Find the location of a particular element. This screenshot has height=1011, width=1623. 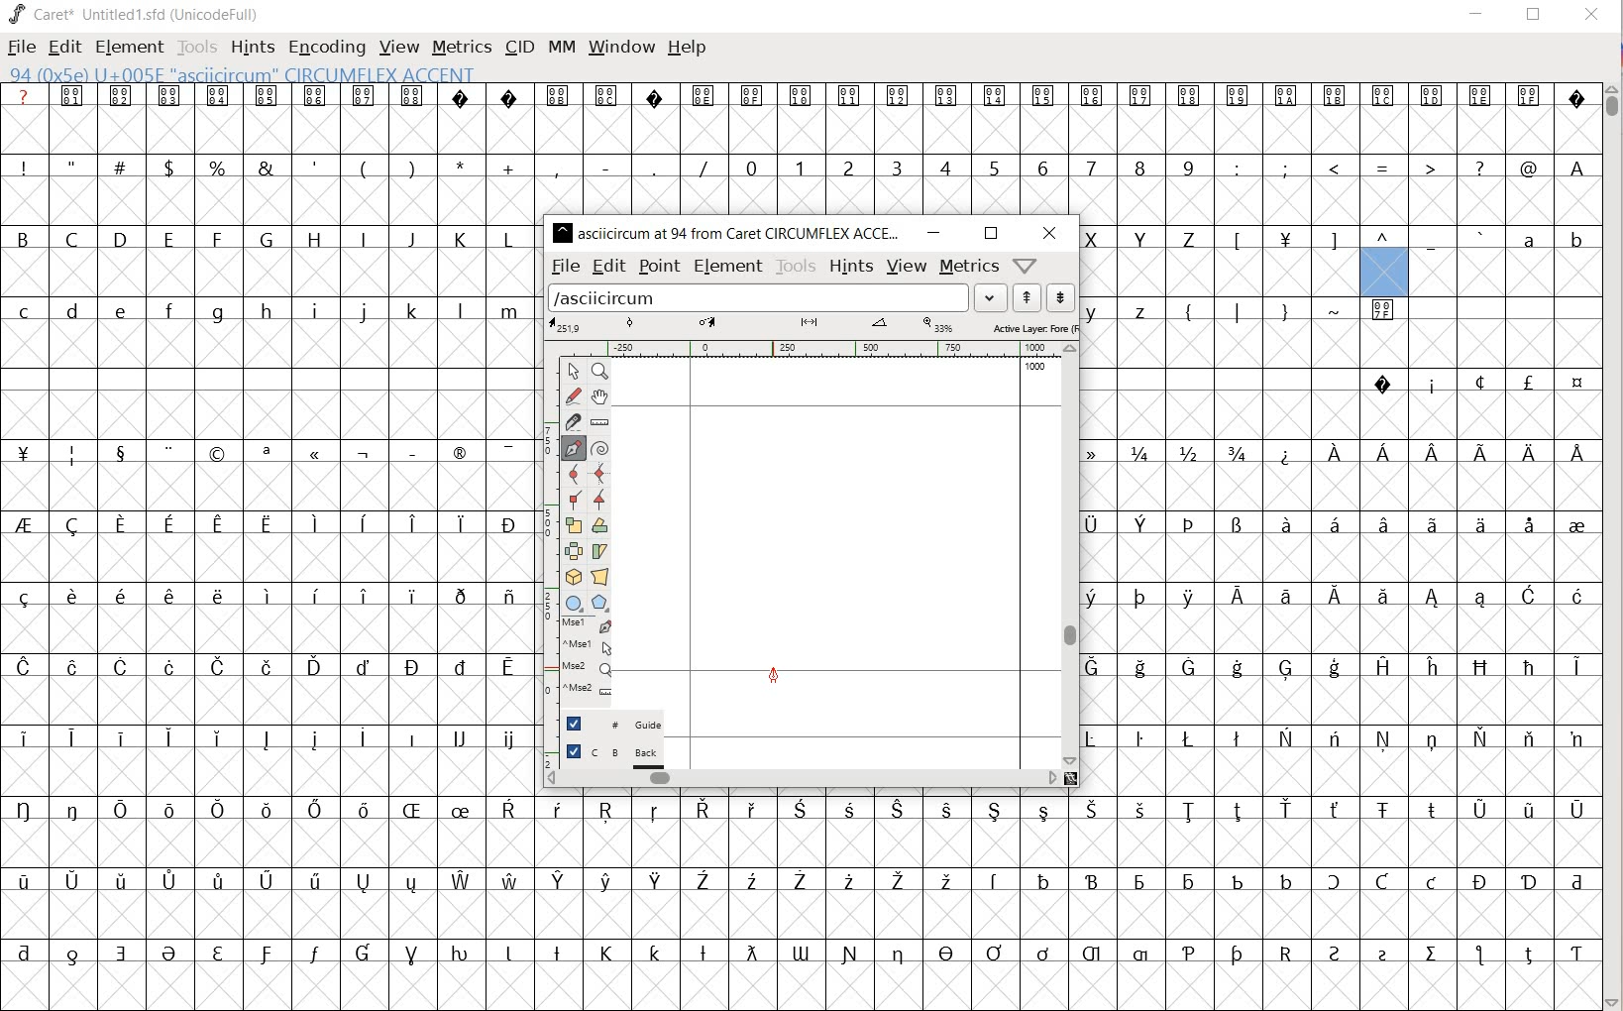

minimize is located at coordinates (934, 233).